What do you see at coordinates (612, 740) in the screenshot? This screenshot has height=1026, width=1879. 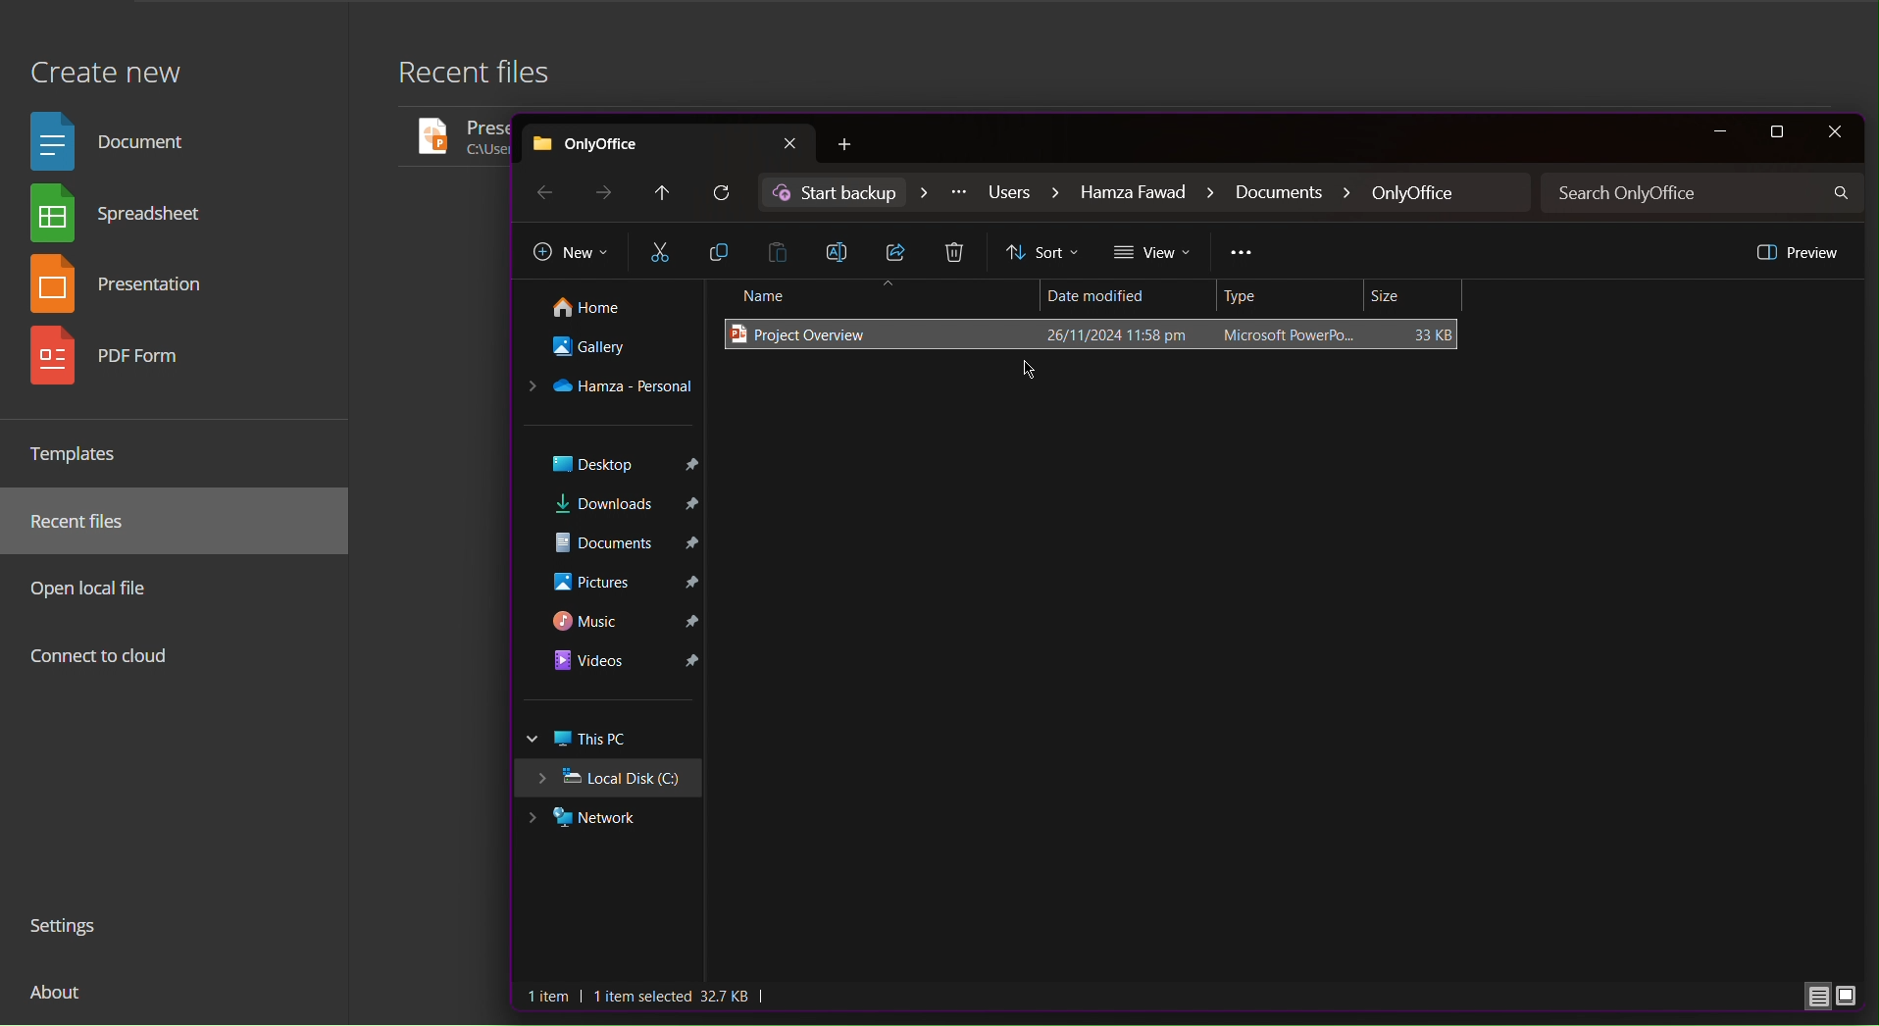 I see `This PC` at bounding box center [612, 740].